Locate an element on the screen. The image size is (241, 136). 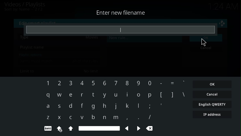
. is located at coordinates (138, 118).